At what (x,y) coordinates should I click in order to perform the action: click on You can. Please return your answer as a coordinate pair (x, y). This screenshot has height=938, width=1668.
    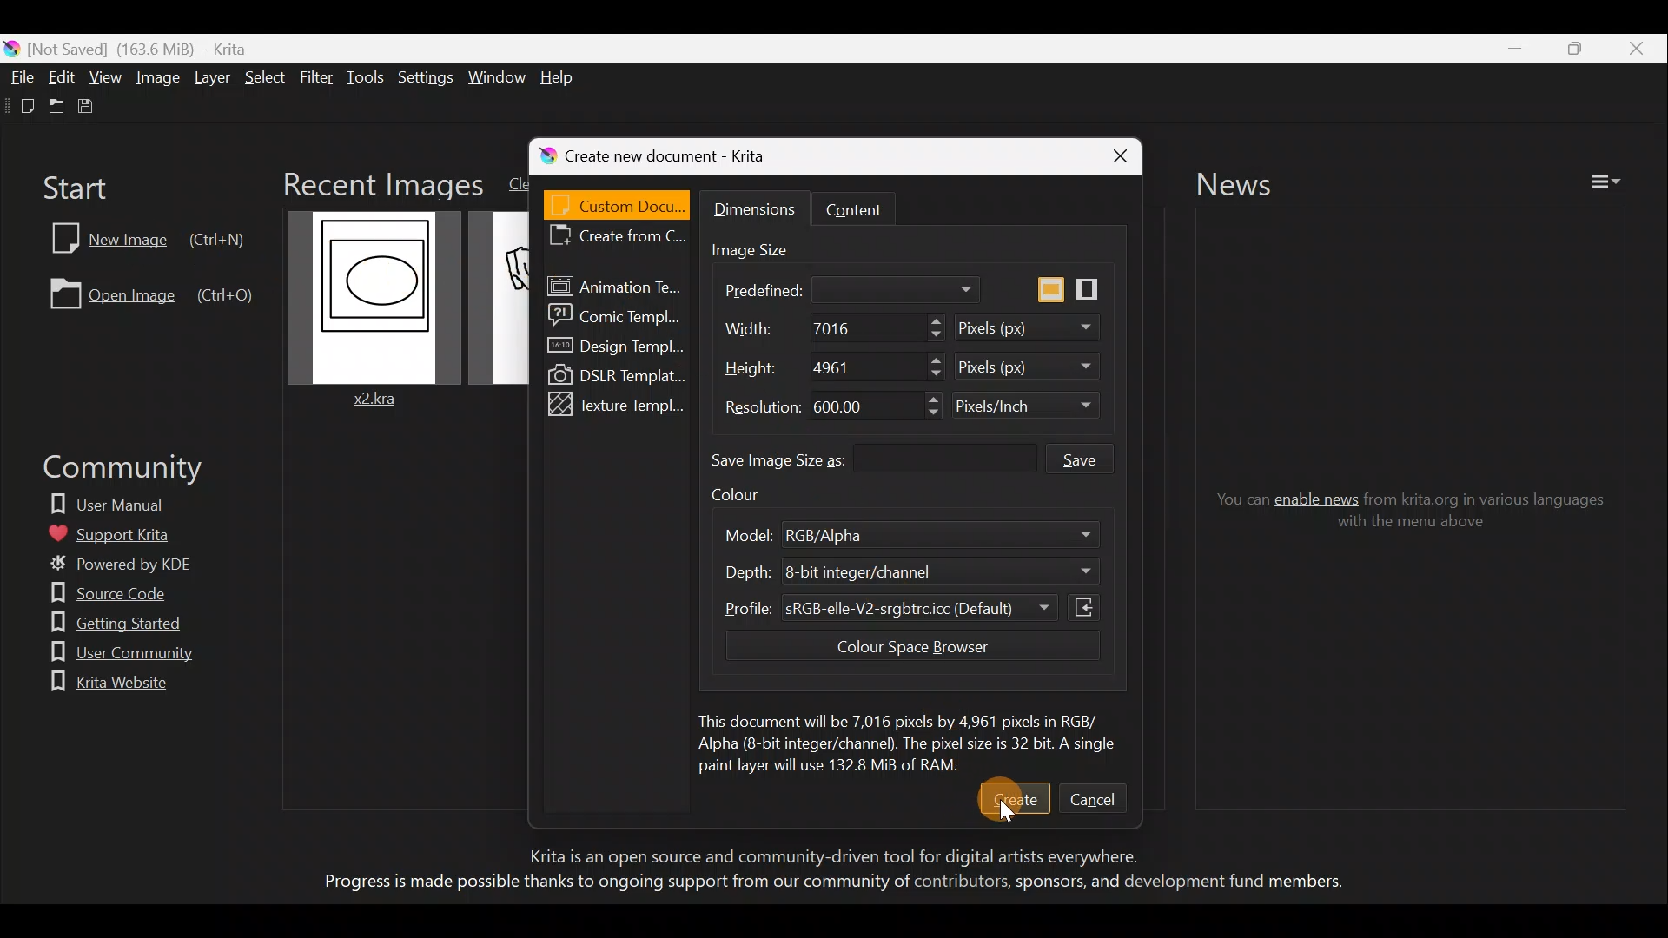
    Looking at the image, I should click on (1230, 499).